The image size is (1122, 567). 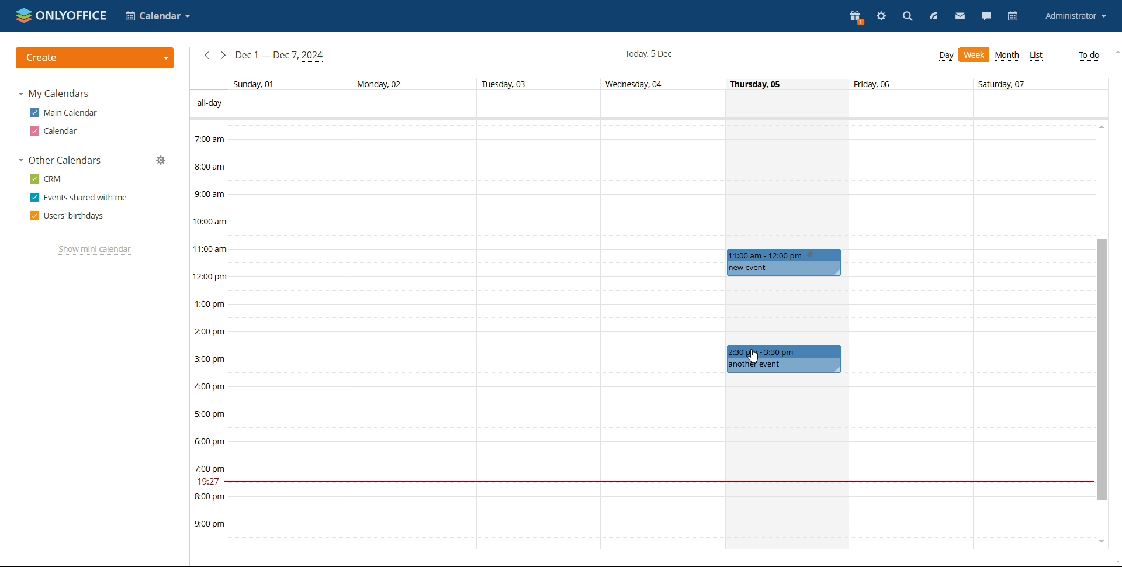 What do you see at coordinates (67, 216) in the screenshot?
I see `users' birthdays` at bounding box center [67, 216].